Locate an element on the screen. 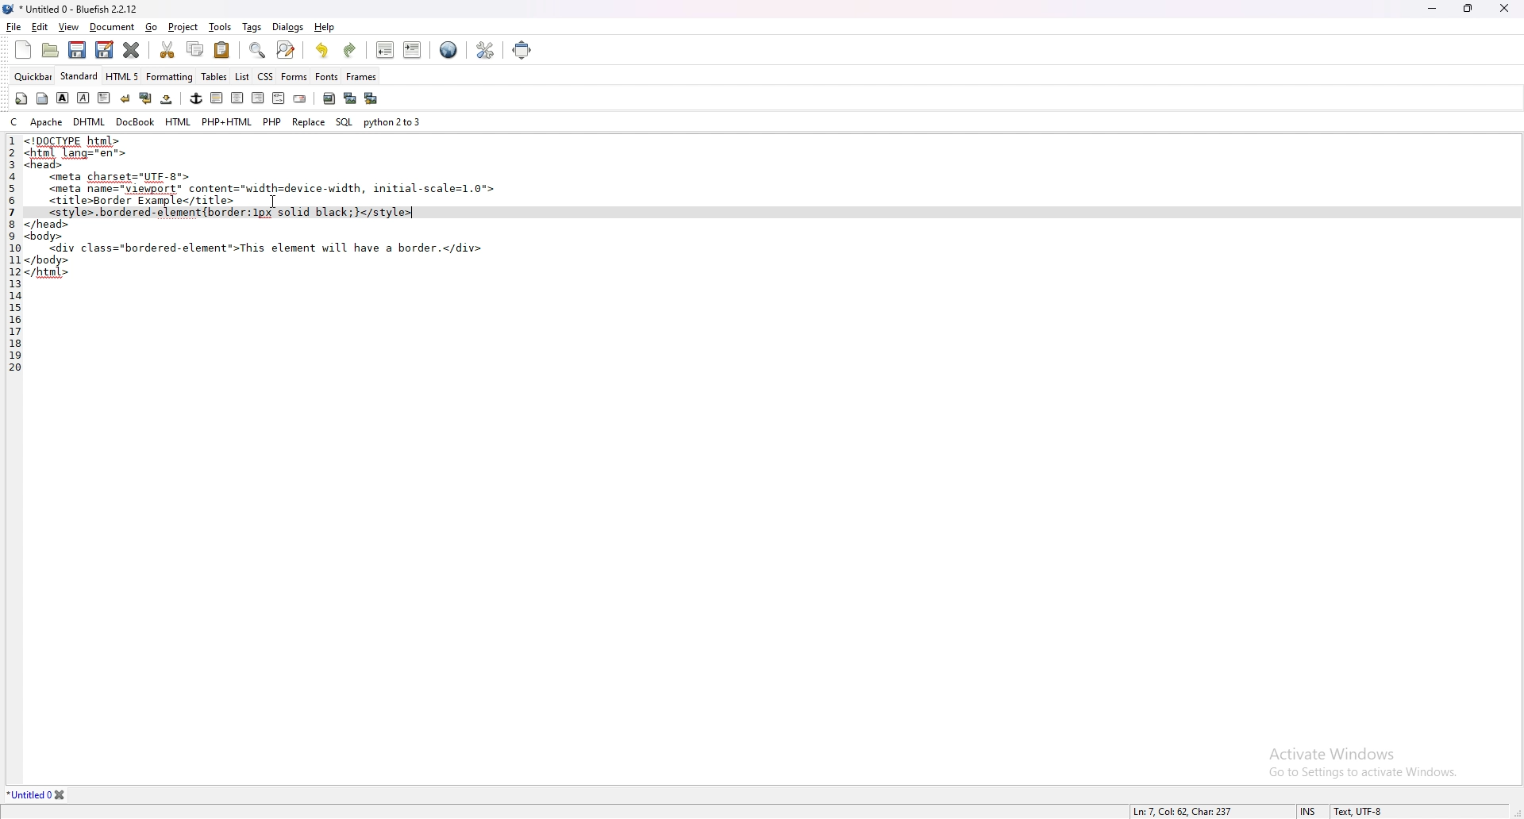 The image size is (1524, 819). edit is located at coordinates (40, 28).